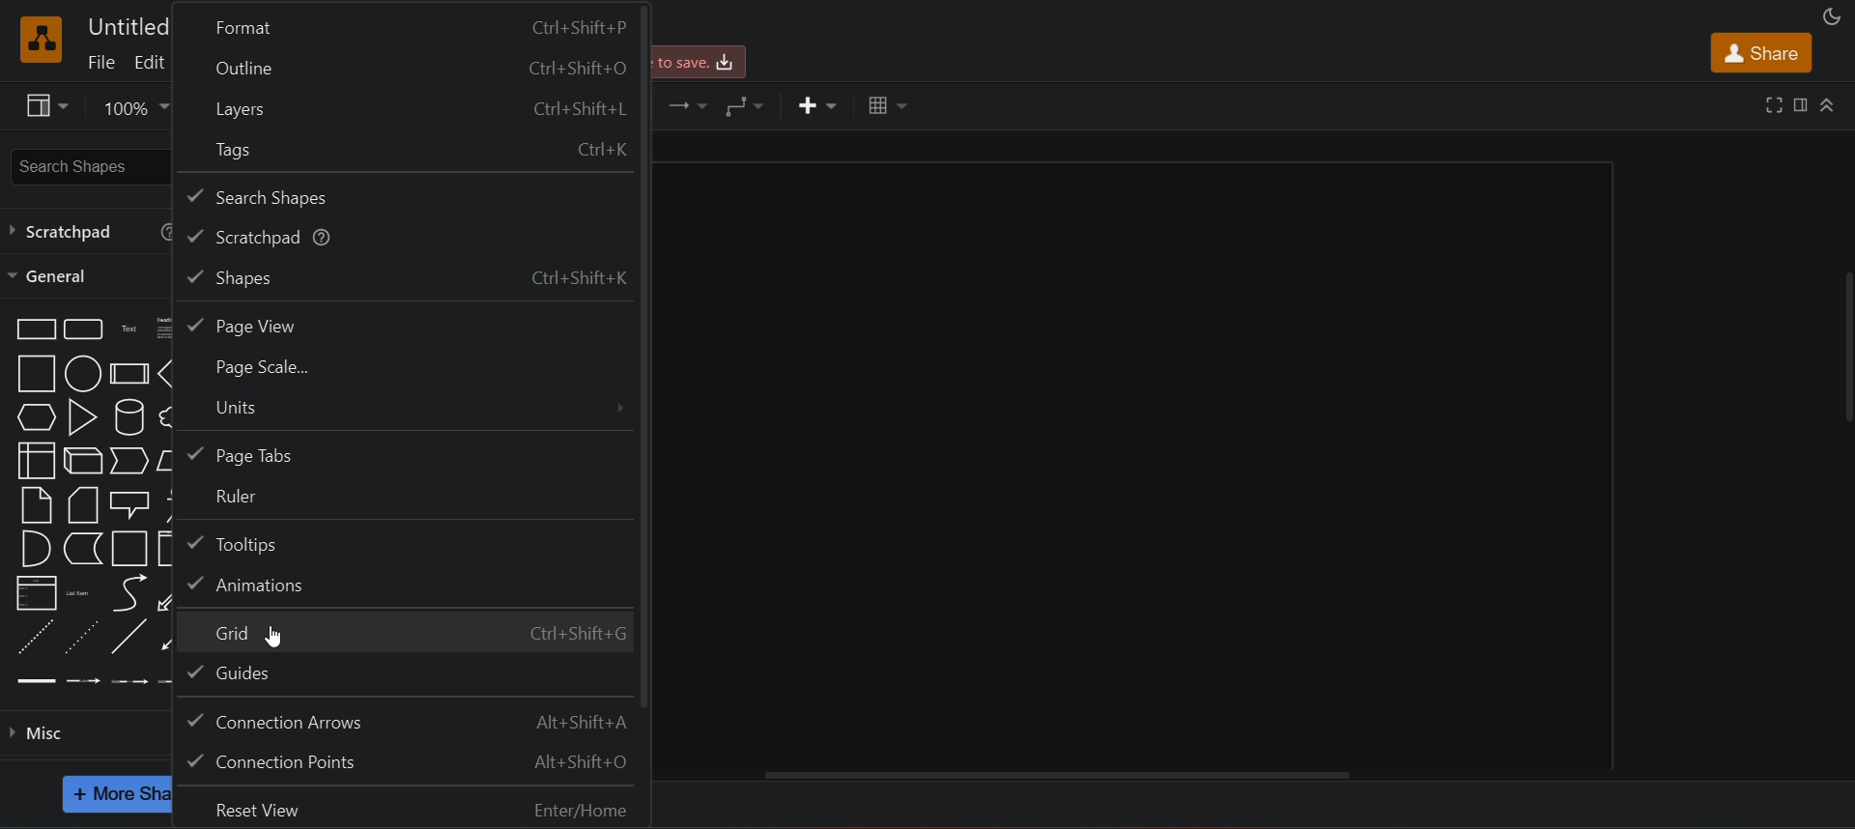 The image size is (1855, 829). I want to click on scratchpad, so click(410, 240).